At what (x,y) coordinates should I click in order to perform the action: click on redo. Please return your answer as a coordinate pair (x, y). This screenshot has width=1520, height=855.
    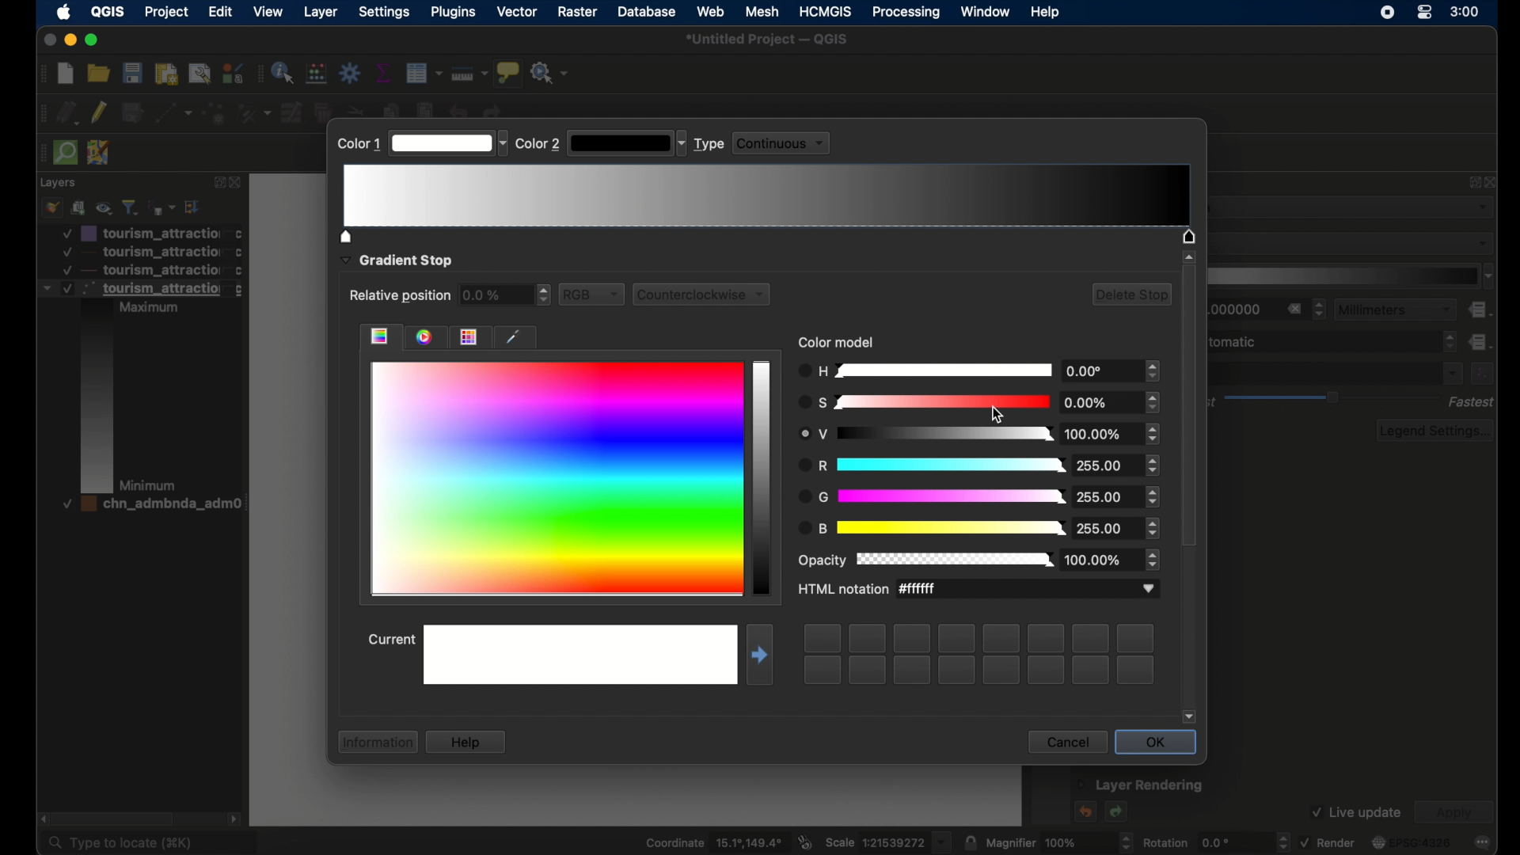
    Looking at the image, I should click on (1117, 813).